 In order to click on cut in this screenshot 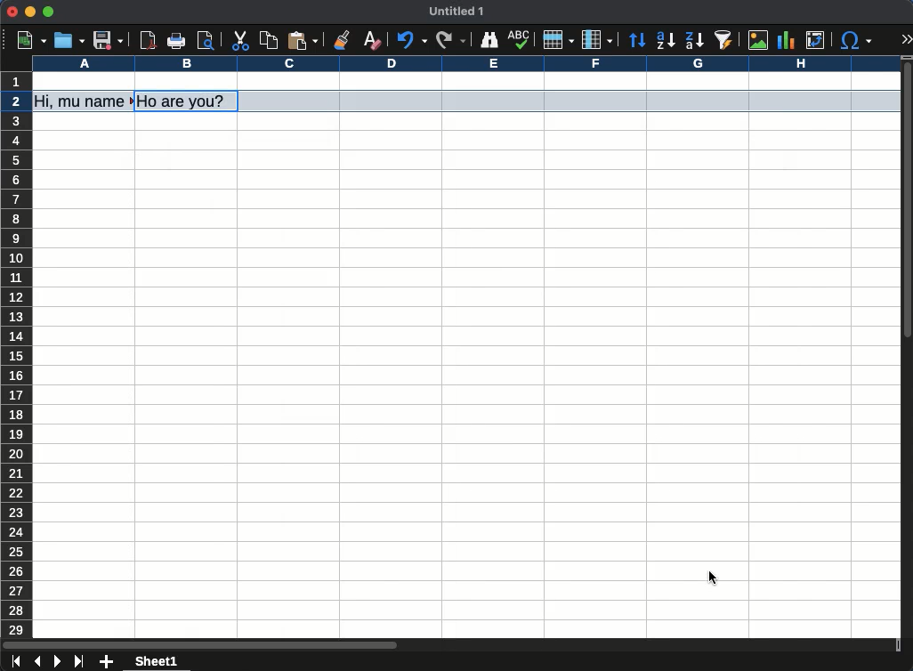, I will do `click(239, 41)`.